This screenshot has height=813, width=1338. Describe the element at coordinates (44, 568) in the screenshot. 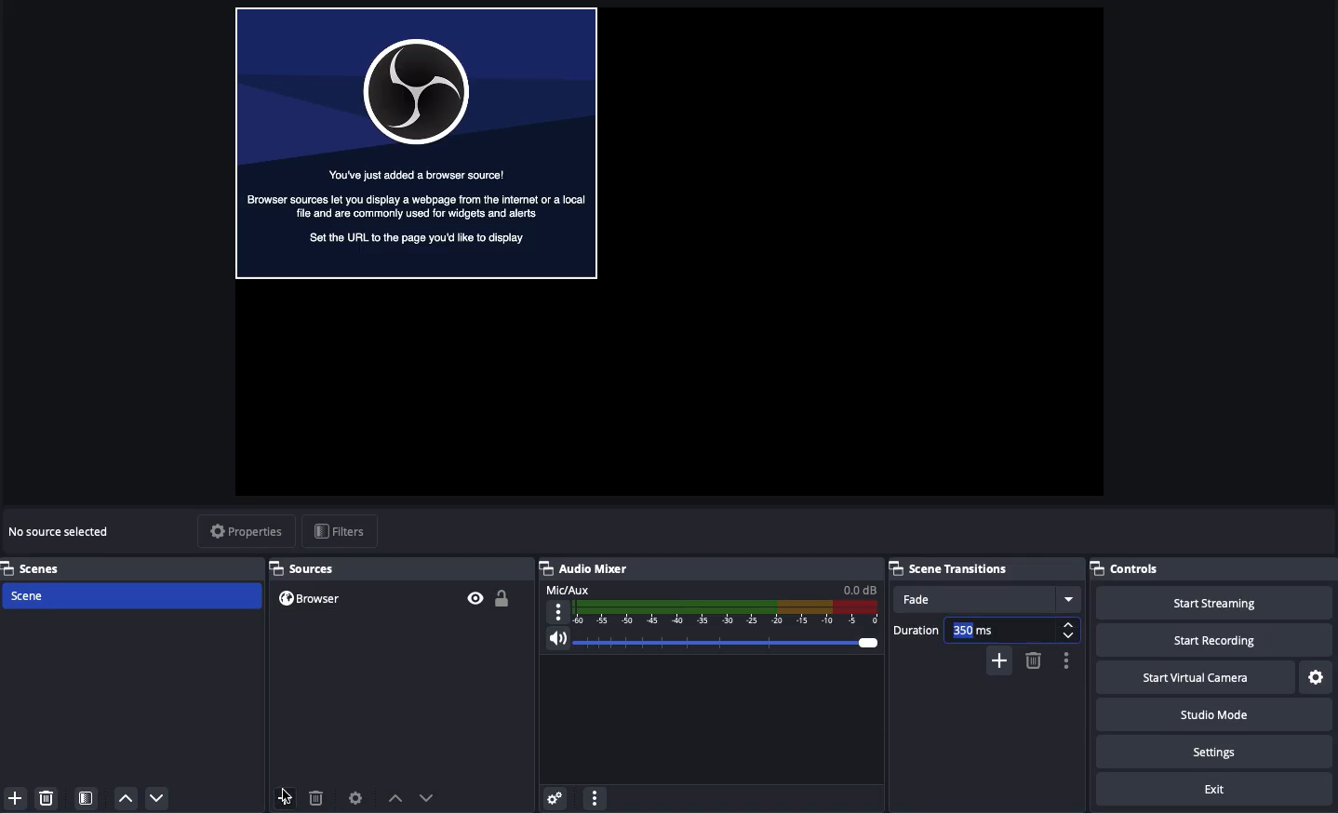

I see `Scenes` at that location.